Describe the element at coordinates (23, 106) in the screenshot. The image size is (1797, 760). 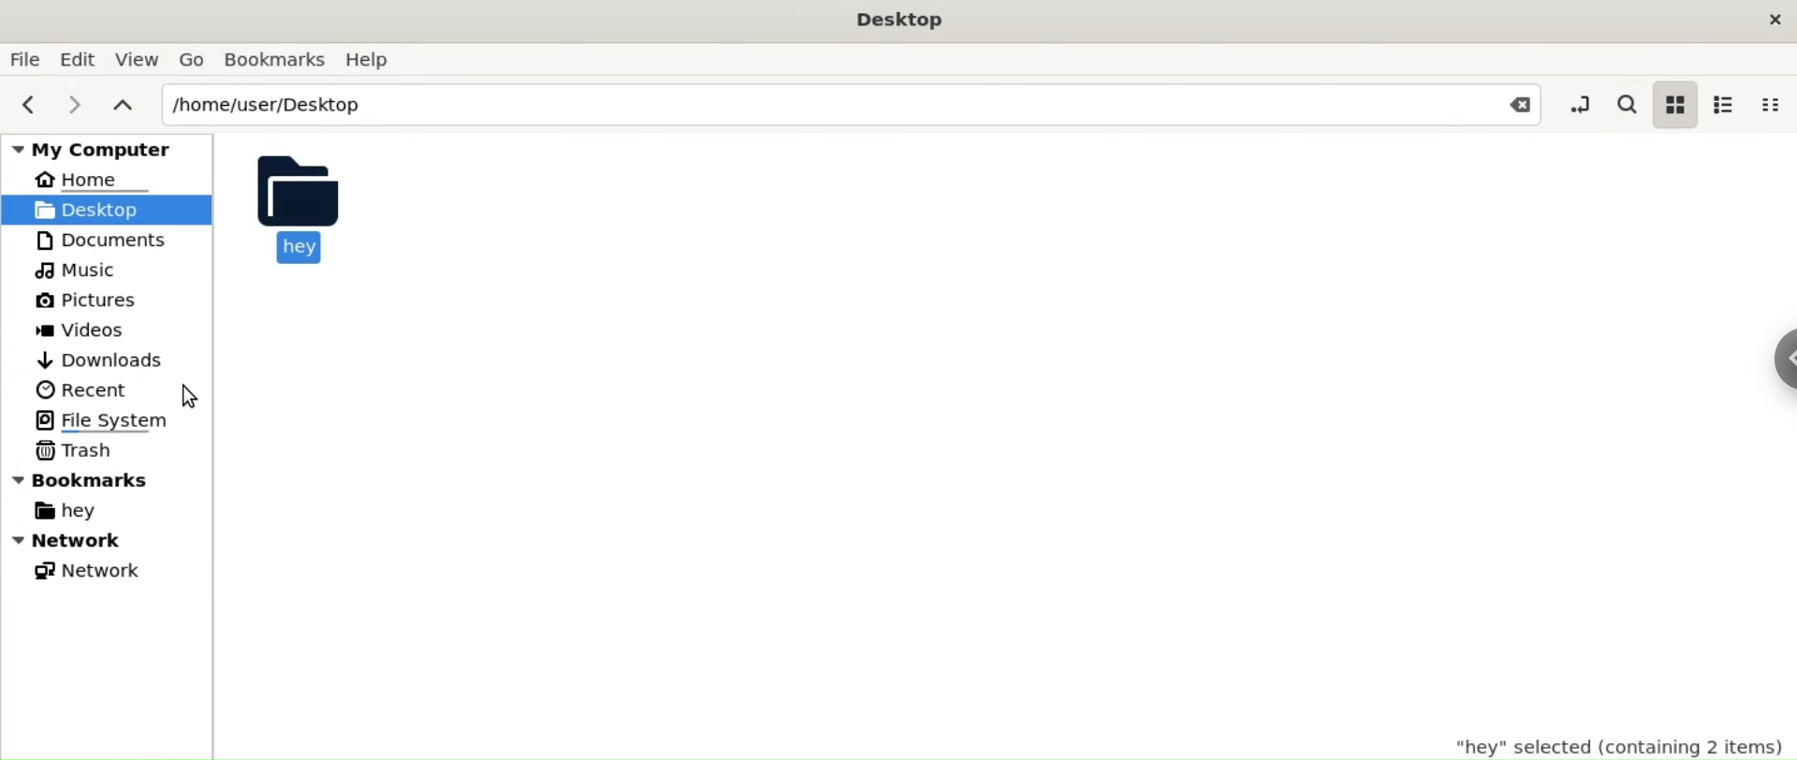
I see `previous` at that location.